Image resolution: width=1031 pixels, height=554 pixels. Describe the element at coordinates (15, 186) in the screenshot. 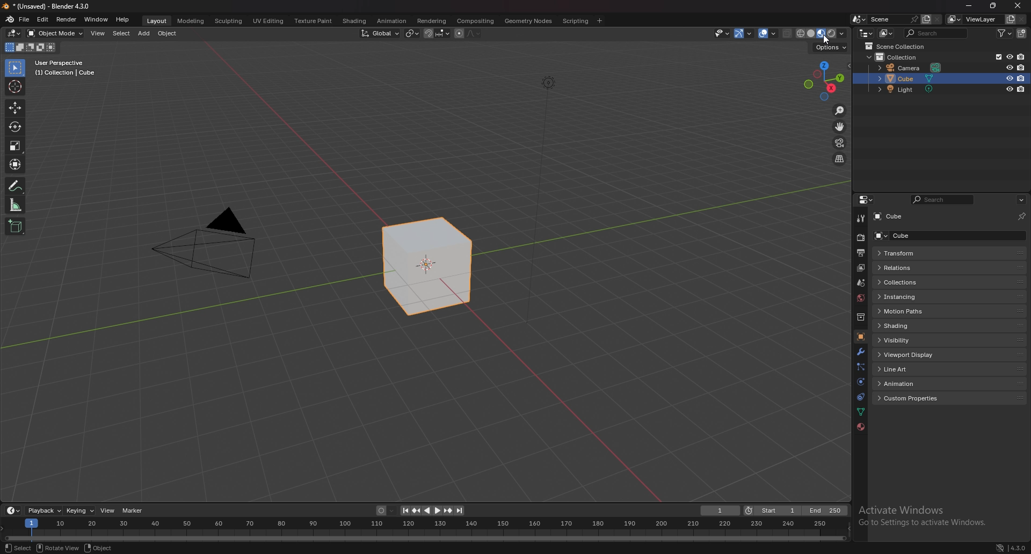

I see `annotate` at that location.